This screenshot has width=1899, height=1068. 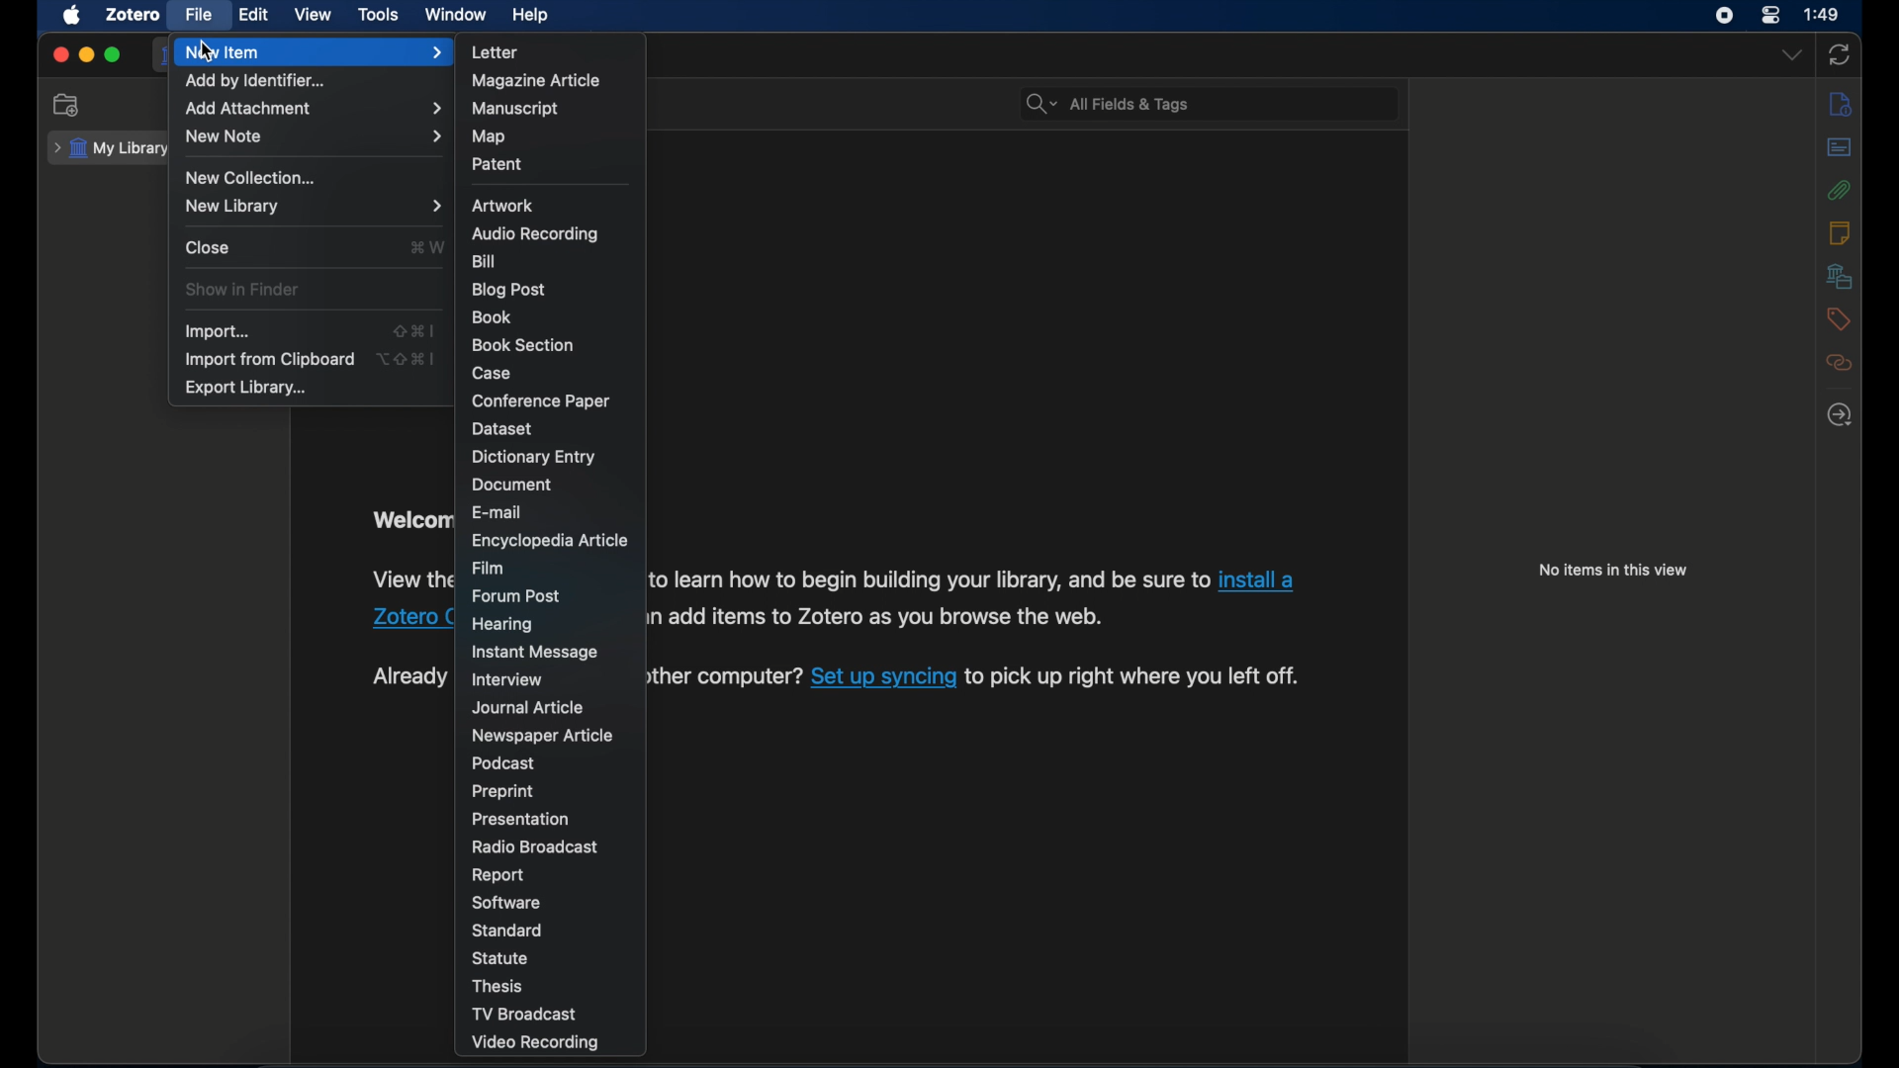 I want to click on bill, so click(x=487, y=262).